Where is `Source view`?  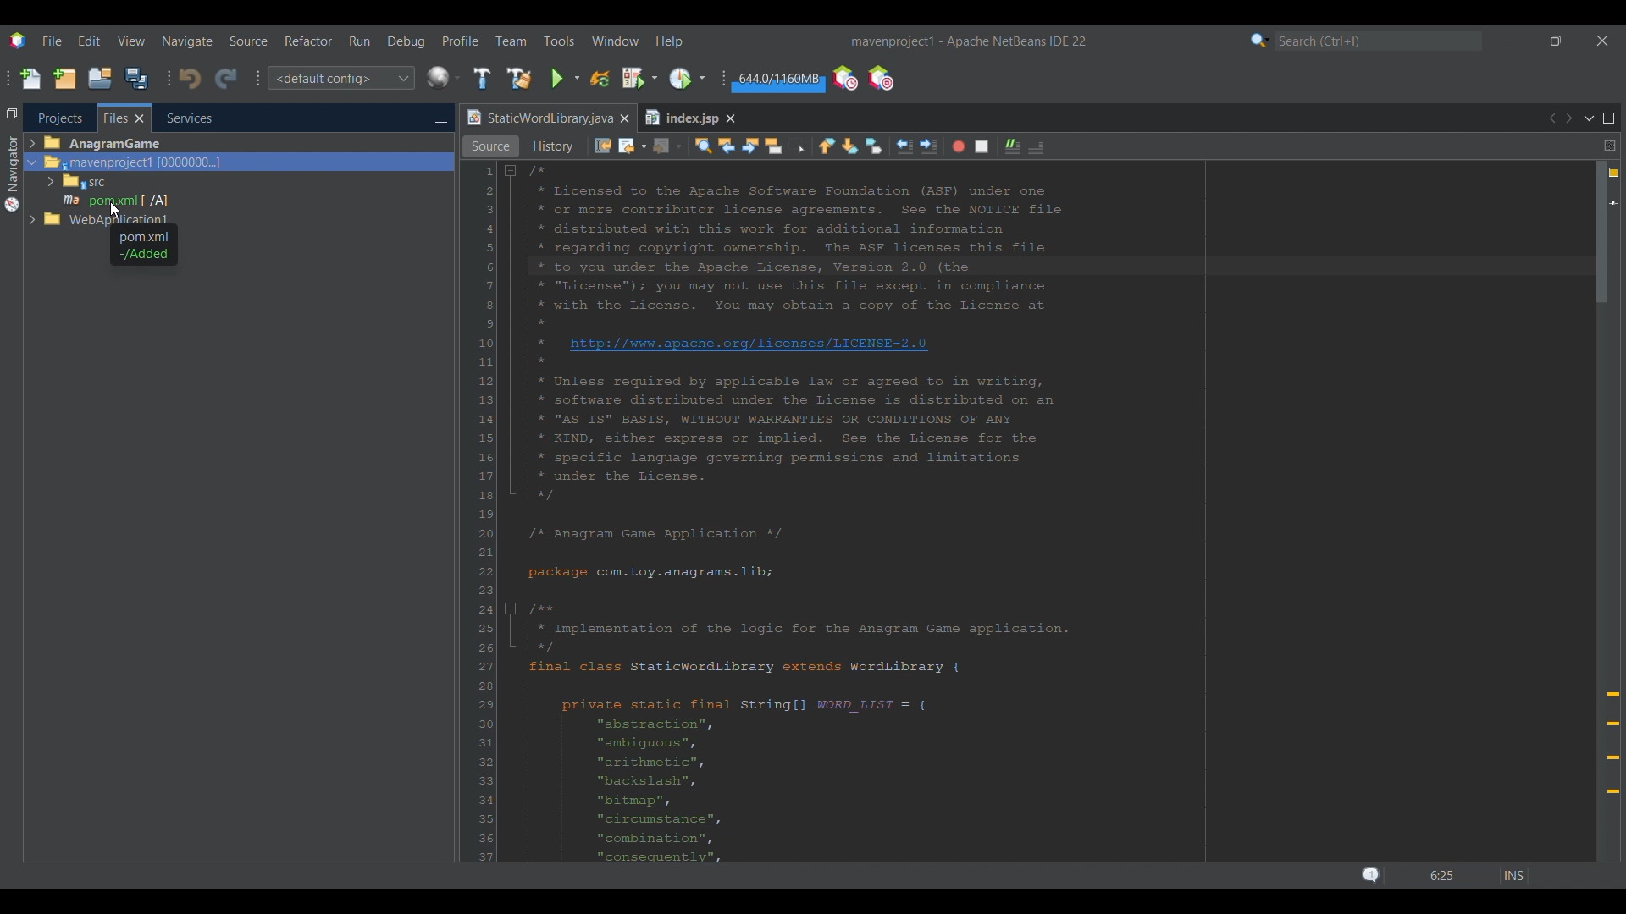 Source view is located at coordinates (490, 146).